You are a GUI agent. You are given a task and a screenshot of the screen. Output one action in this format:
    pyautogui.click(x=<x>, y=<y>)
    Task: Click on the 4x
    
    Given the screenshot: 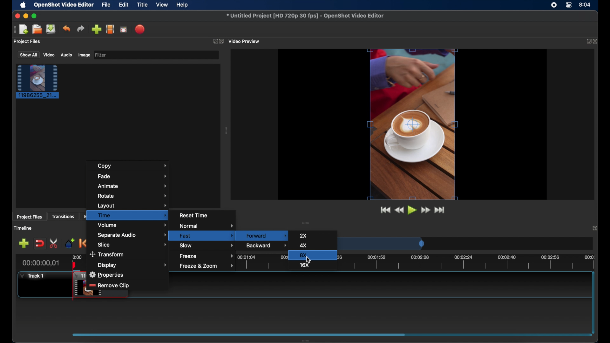 What is the action you would take?
    pyautogui.click(x=303, y=245)
    